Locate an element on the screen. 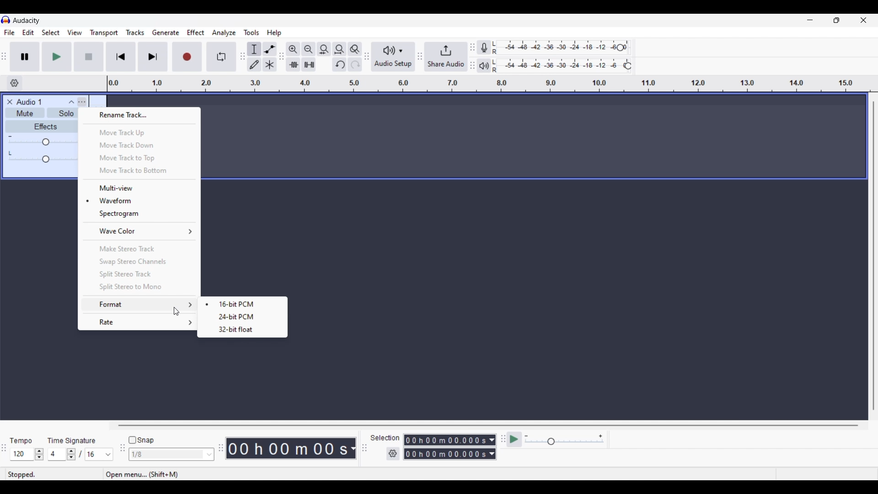 The image size is (878, 494). Selected time signature is located at coordinates (94, 455).